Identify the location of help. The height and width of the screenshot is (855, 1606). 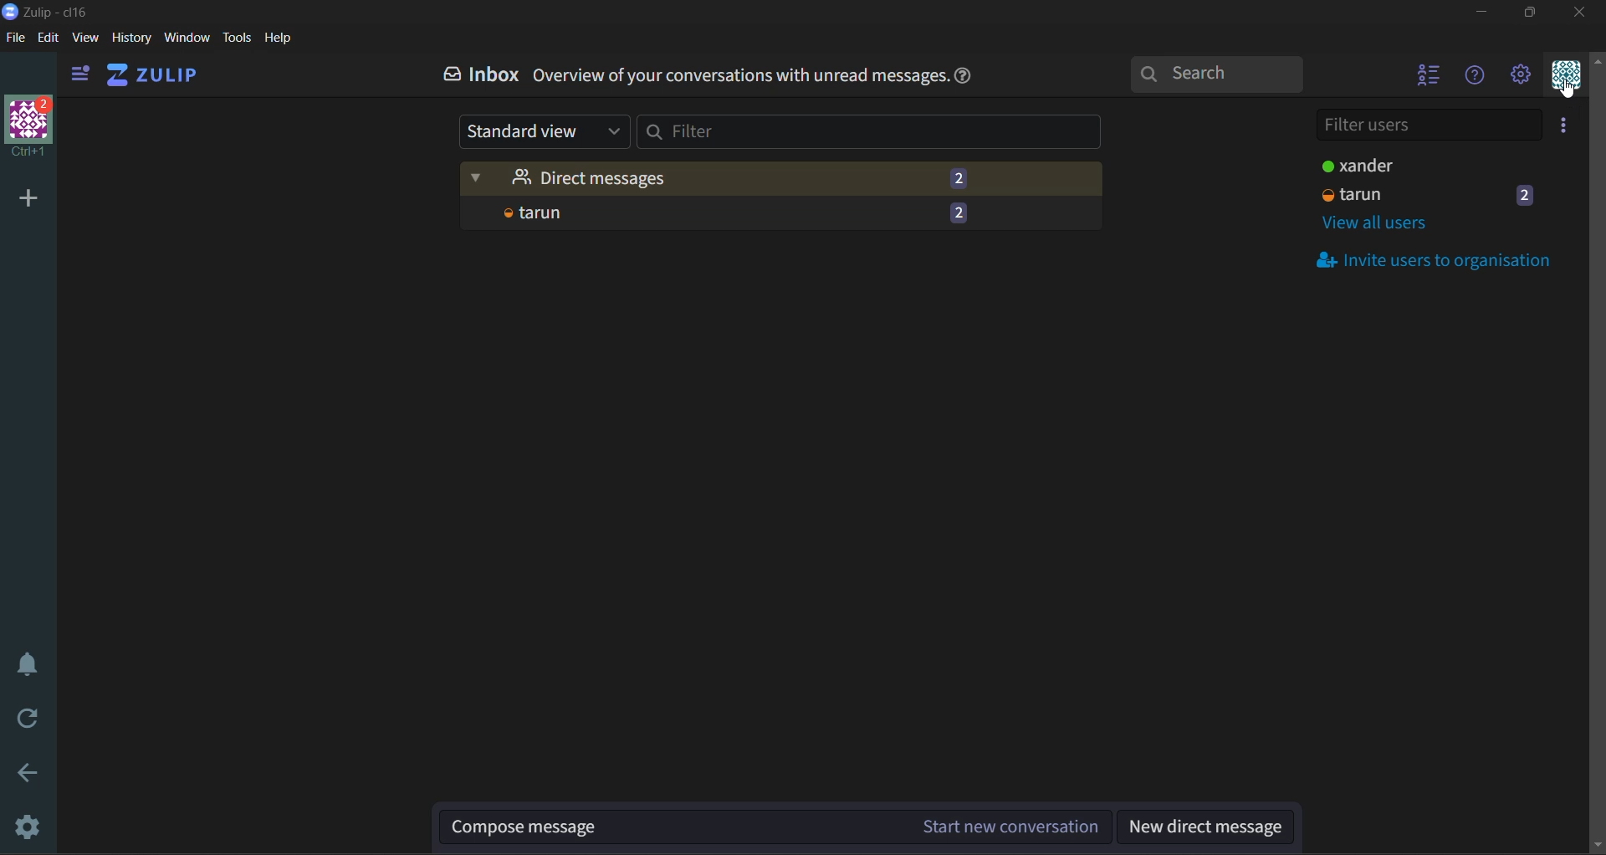
(279, 38).